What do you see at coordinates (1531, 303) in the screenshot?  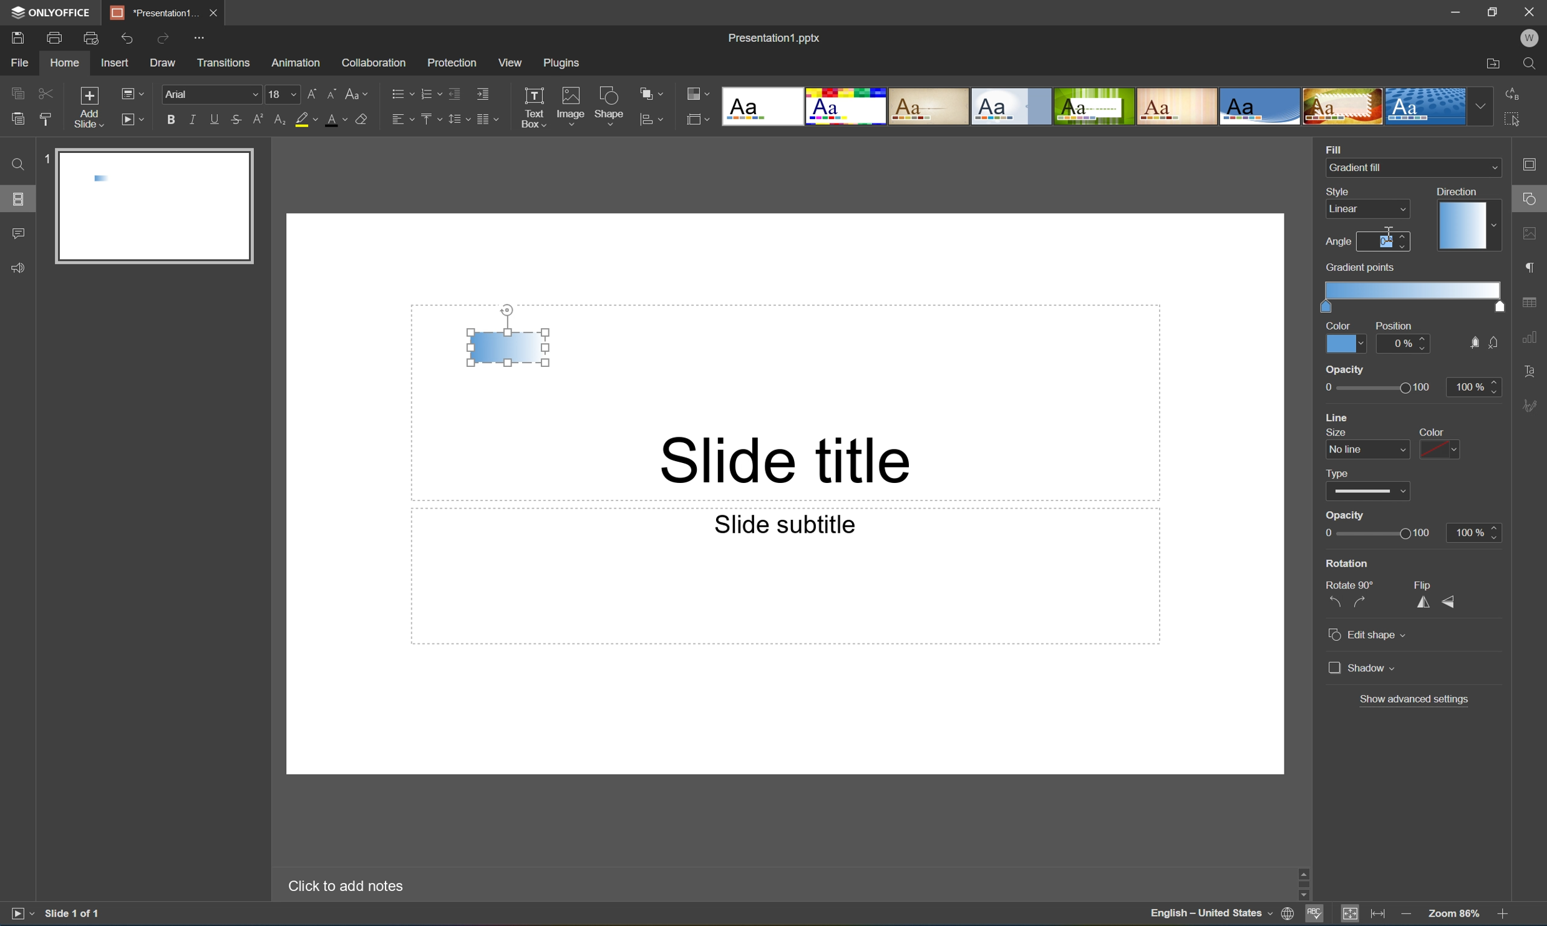 I see `table settings` at bounding box center [1531, 303].